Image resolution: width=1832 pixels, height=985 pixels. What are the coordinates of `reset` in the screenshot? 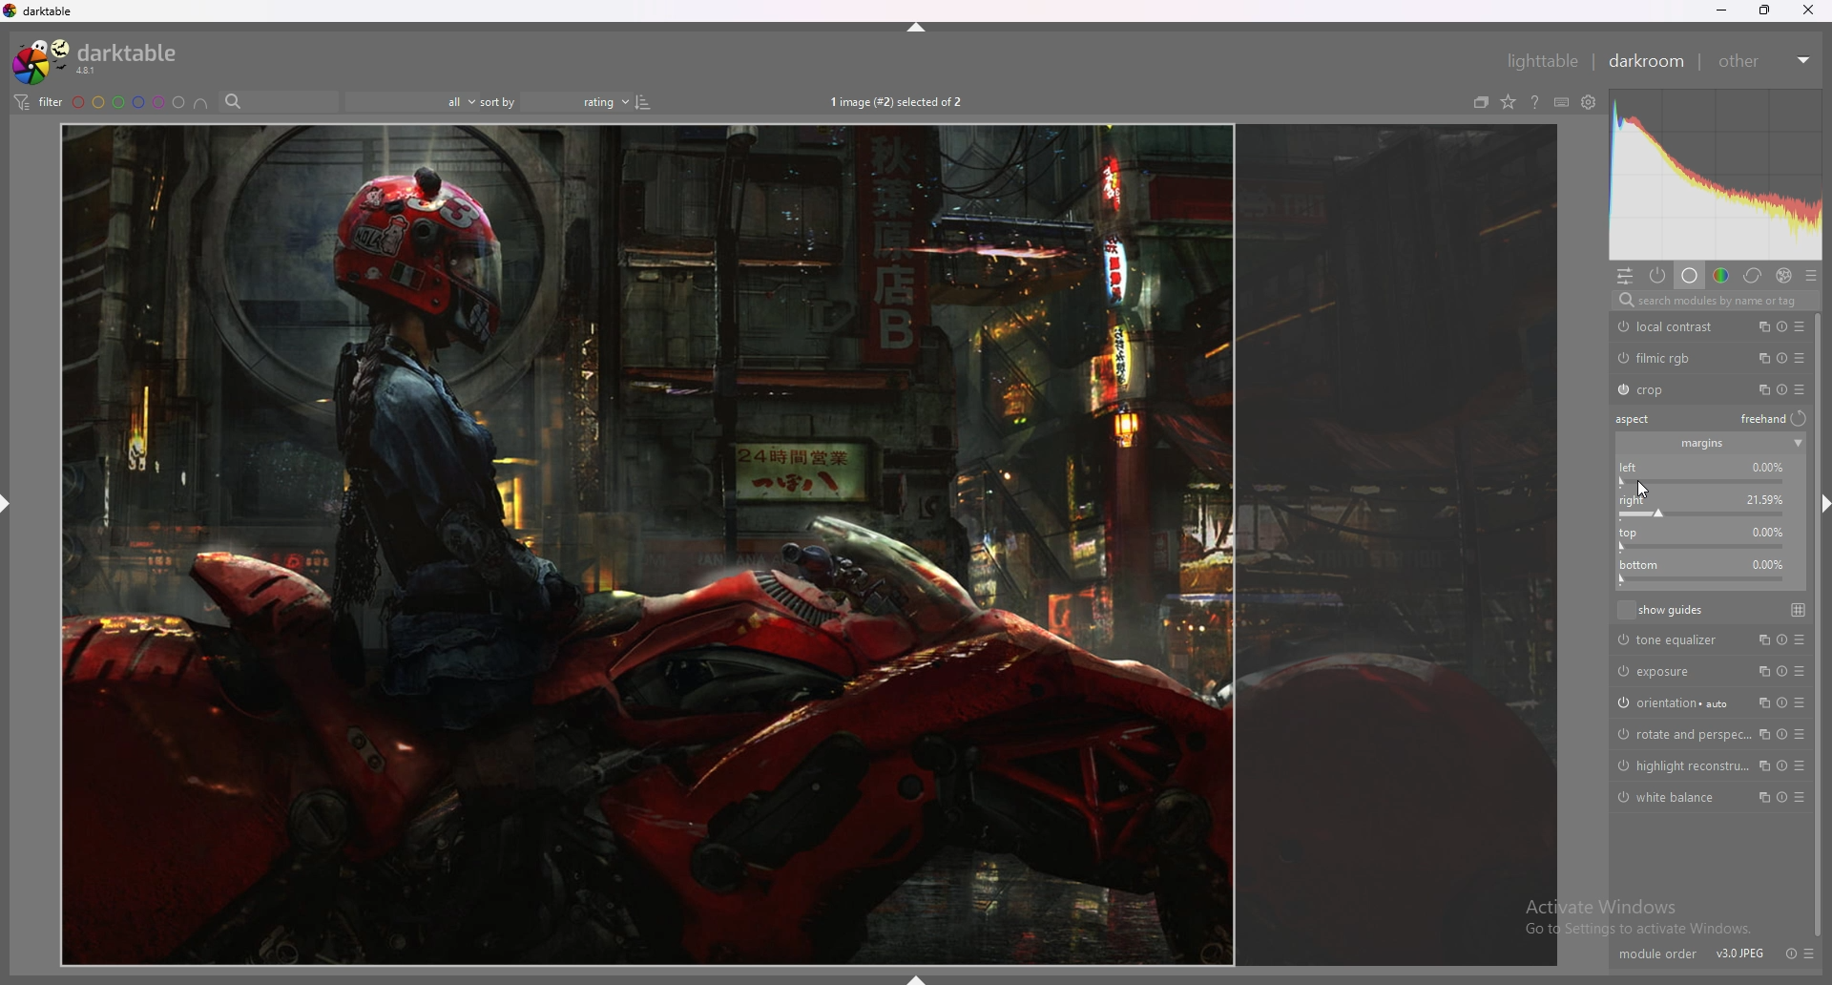 It's located at (1781, 389).